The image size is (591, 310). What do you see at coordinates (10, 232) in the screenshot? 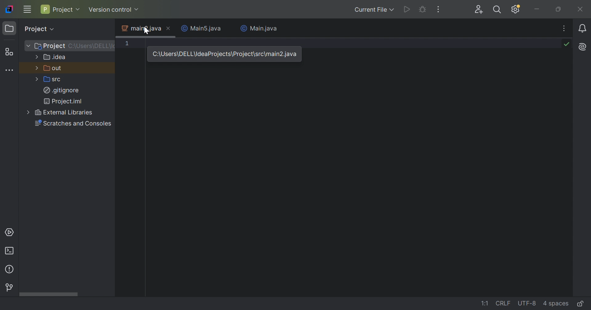
I see `Services` at bounding box center [10, 232].